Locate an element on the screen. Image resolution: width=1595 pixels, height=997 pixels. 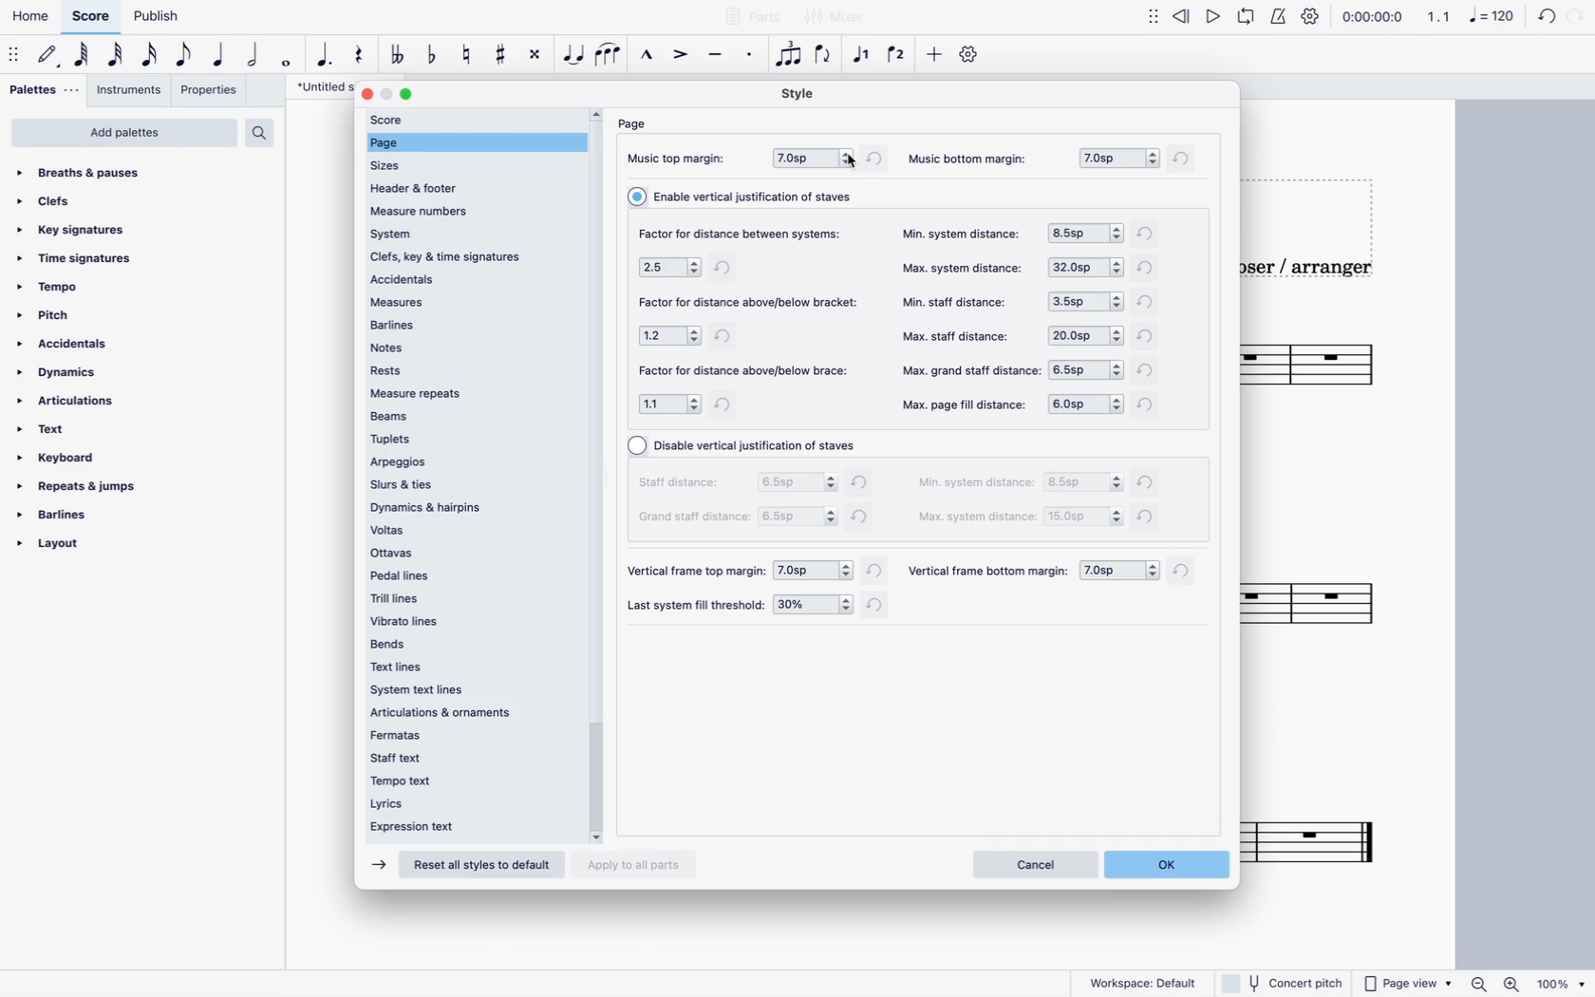
notes is located at coordinates (472, 346).